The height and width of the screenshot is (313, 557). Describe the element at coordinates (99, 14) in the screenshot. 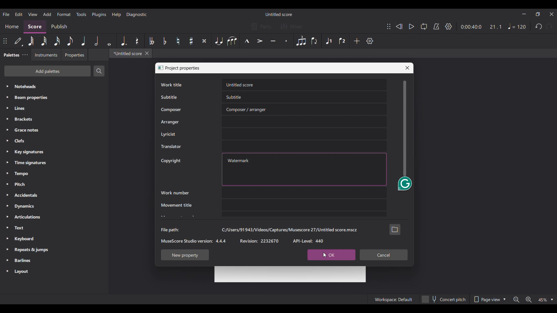

I see `Plugins menu` at that location.